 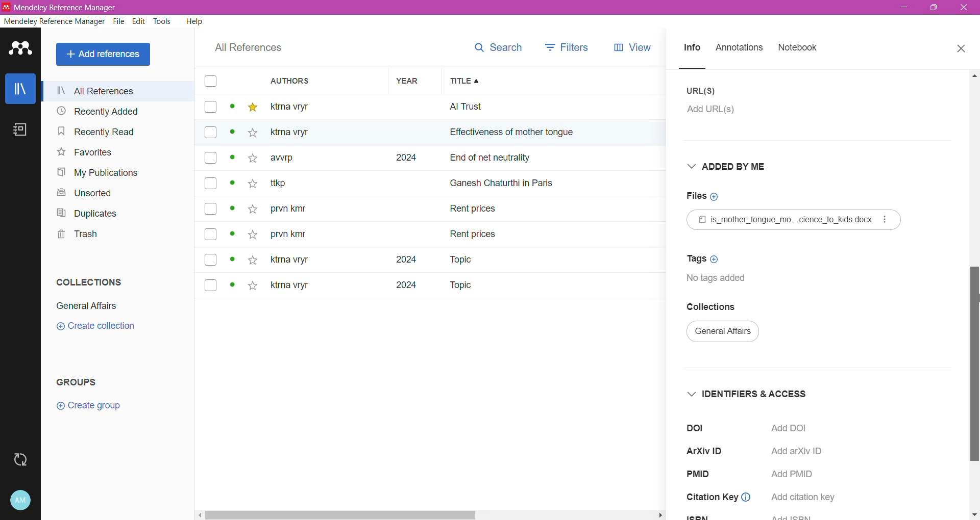 I want to click on star, so click(x=251, y=186).